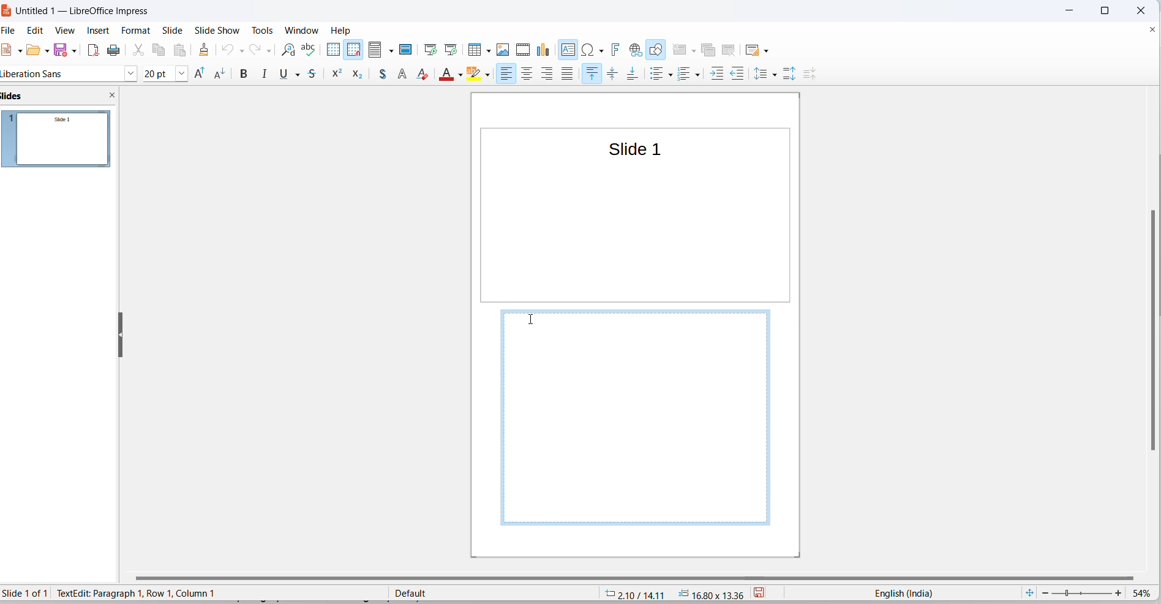 This screenshot has height=604, width=1161. I want to click on delete slide, so click(732, 49).